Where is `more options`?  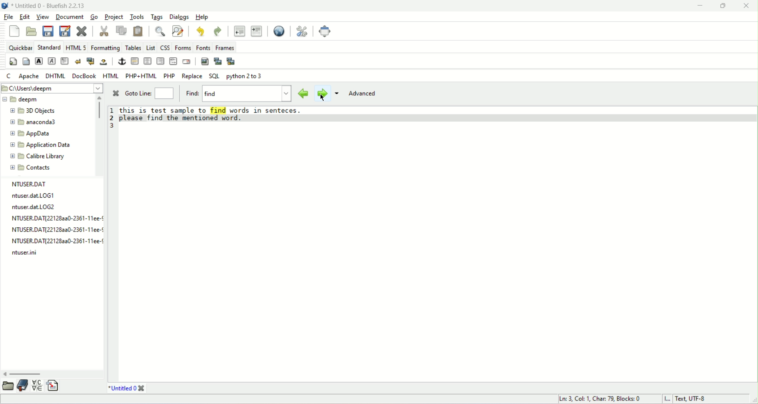
more options is located at coordinates (337, 94).